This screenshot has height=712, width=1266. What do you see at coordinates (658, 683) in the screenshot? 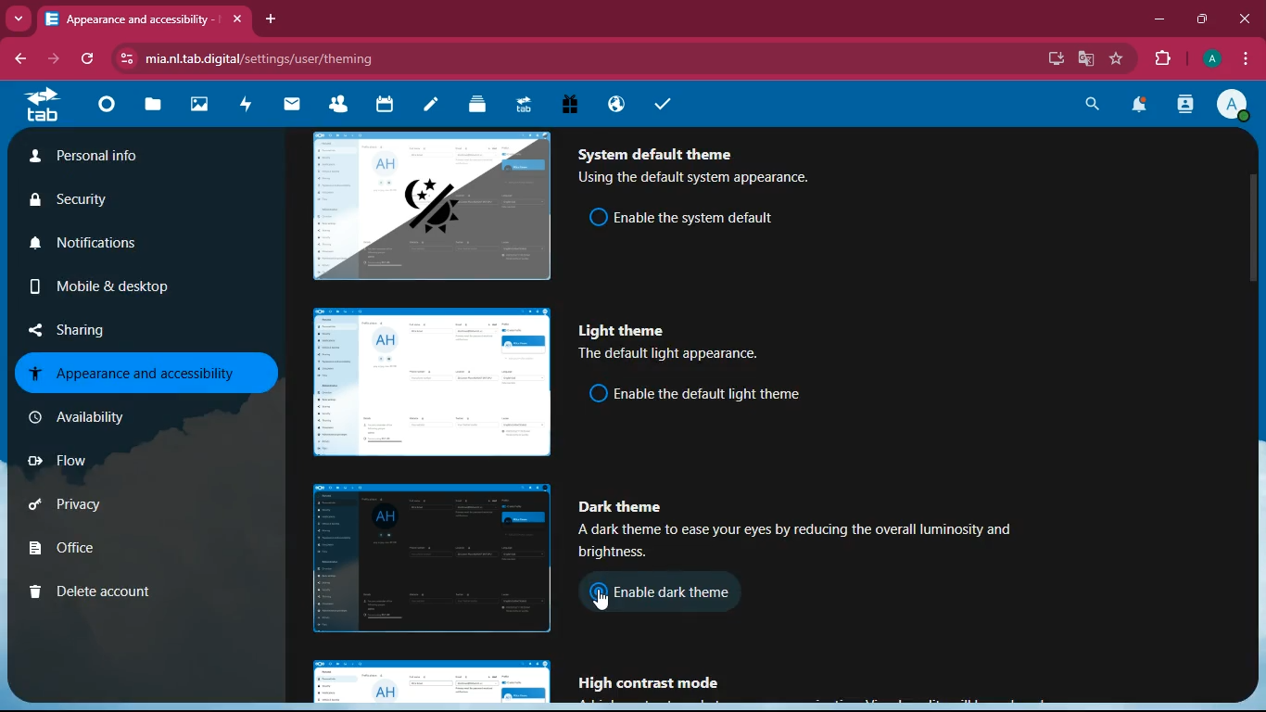
I see `high contrast` at bounding box center [658, 683].